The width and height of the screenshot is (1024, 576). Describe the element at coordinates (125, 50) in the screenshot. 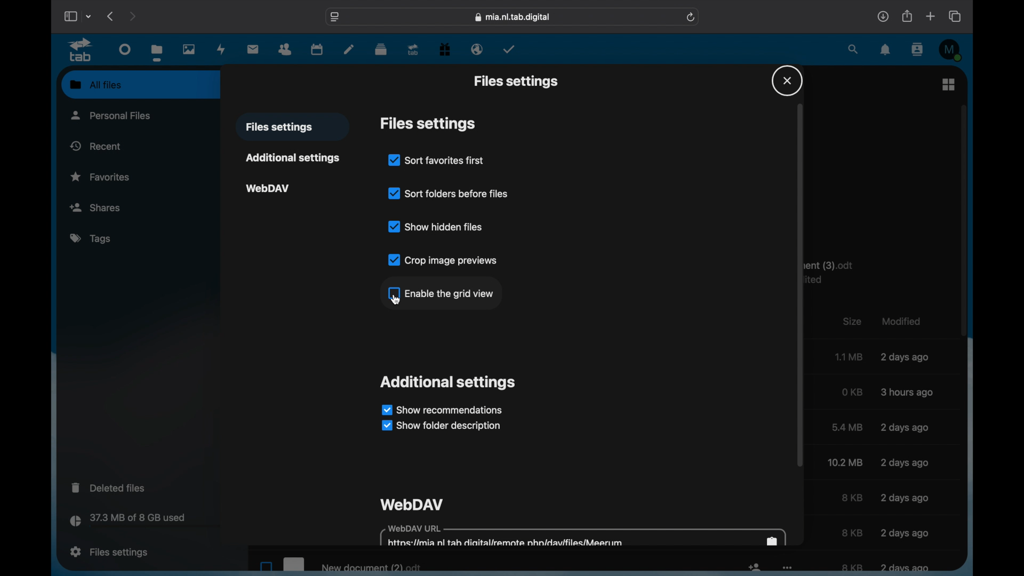

I see `dashboard` at that location.